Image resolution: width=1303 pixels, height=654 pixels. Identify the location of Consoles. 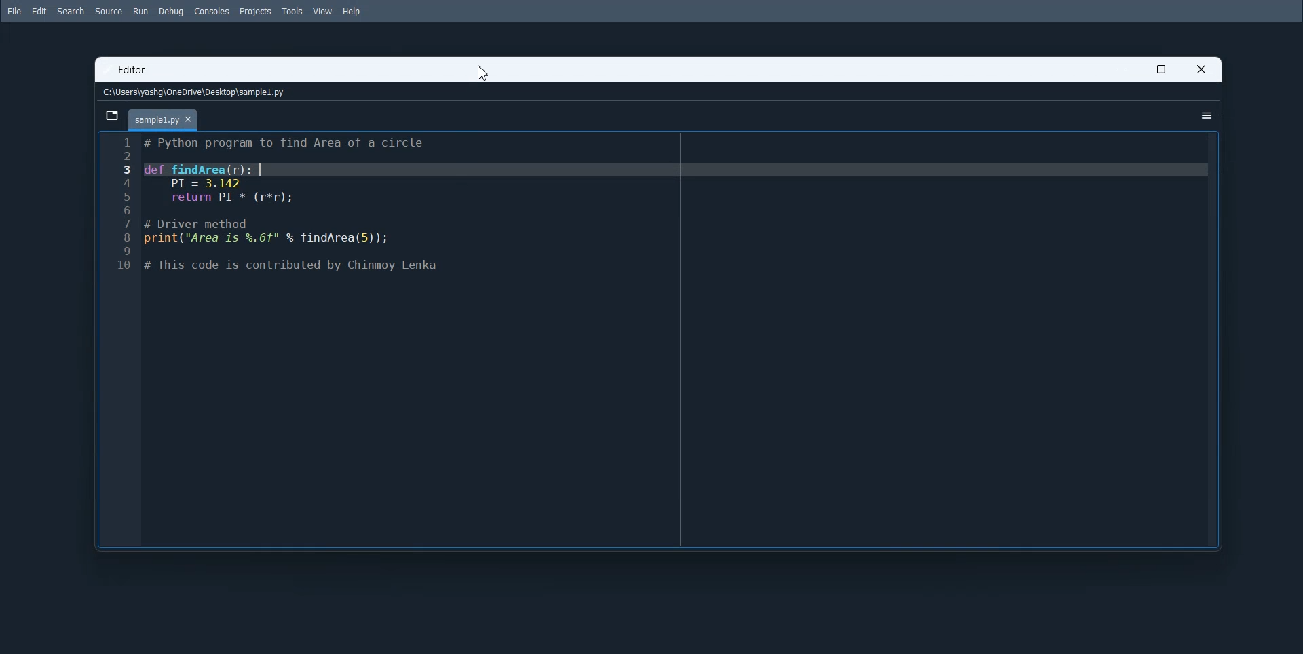
(212, 12).